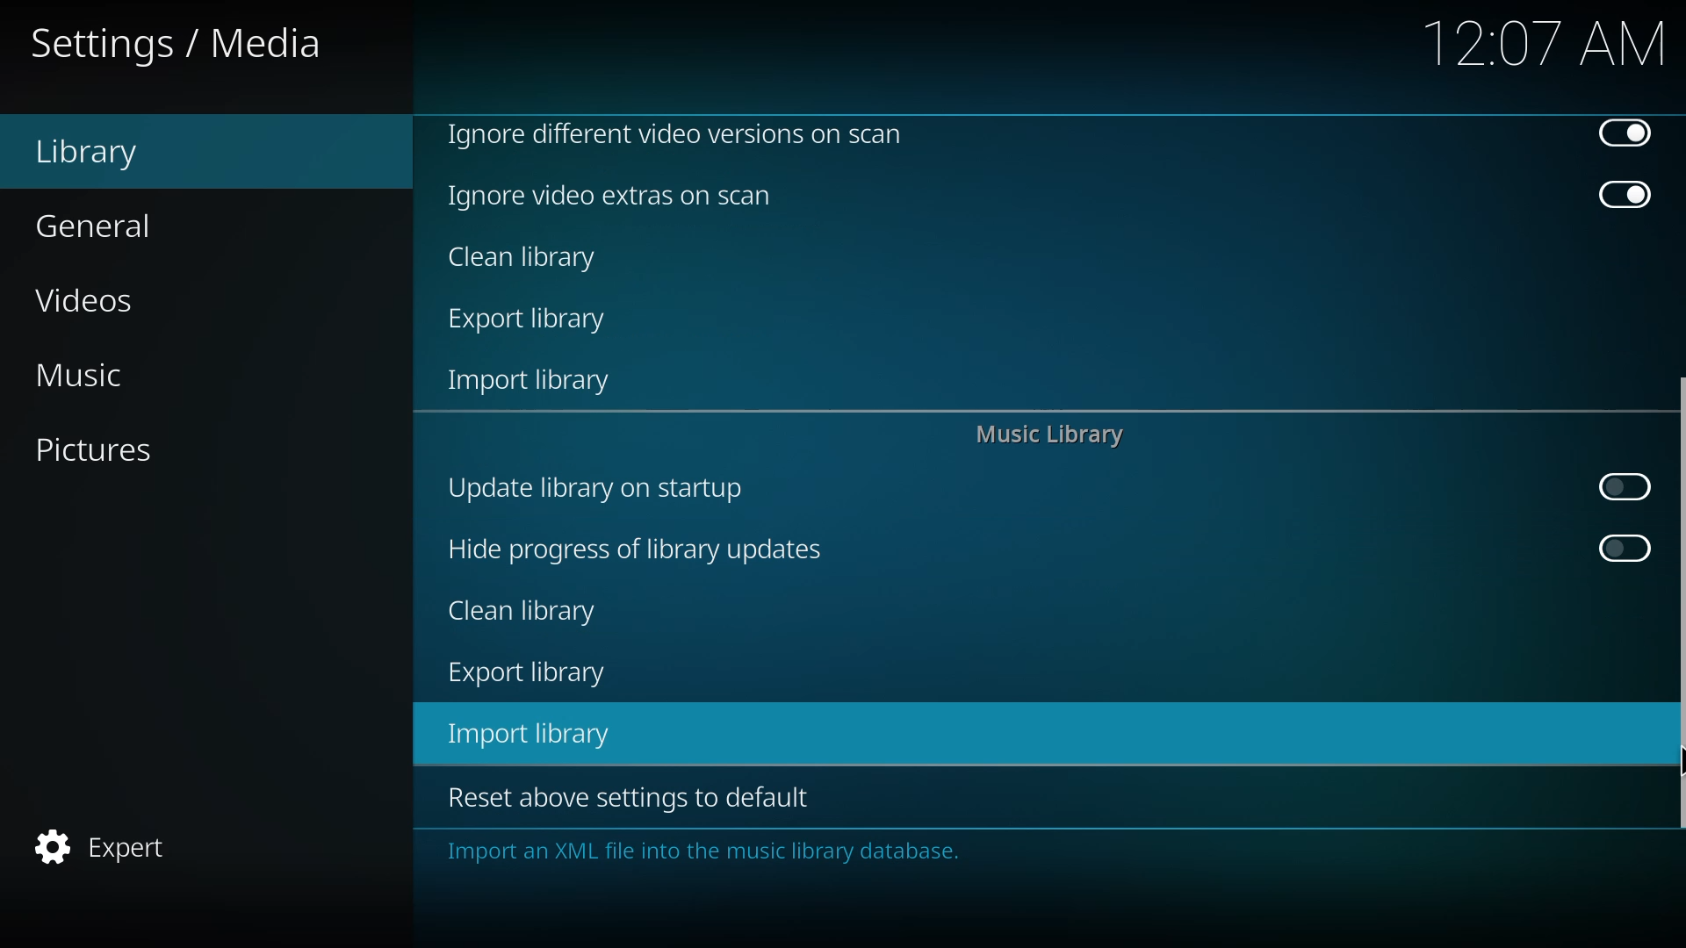 The image size is (1686, 948). What do you see at coordinates (1623, 549) in the screenshot?
I see `click to enable` at bounding box center [1623, 549].